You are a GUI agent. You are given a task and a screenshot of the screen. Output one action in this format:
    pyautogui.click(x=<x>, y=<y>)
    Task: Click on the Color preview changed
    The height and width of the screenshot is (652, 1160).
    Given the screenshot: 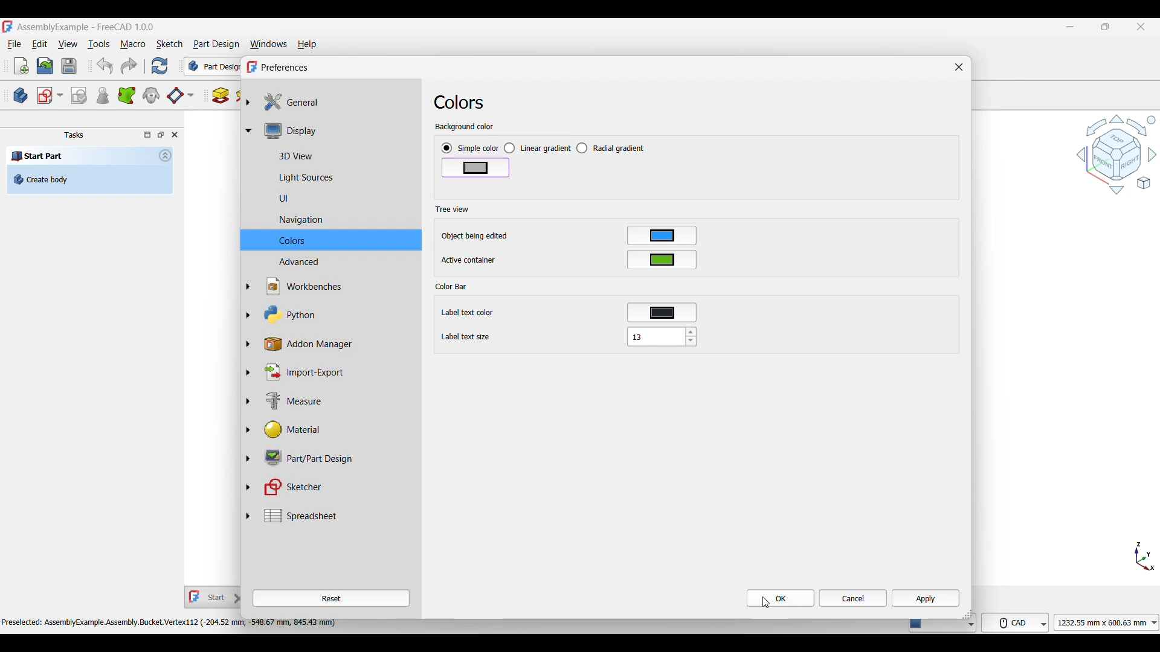 What is the action you would take?
    pyautogui.click(x=475, y=168)
    